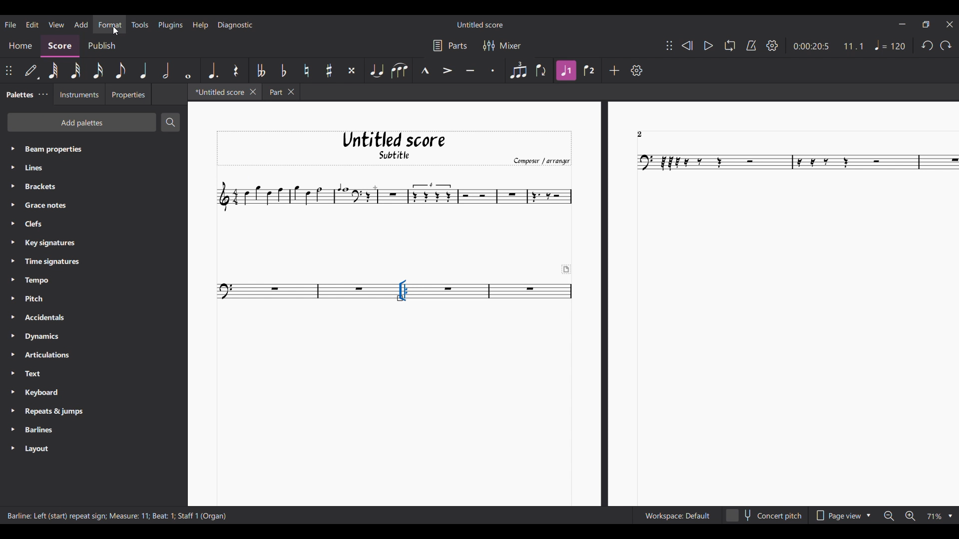  What do you see at coordinates (188, 70) in the screenshot?
I see `Whole note` at bounding box center [188, 70].